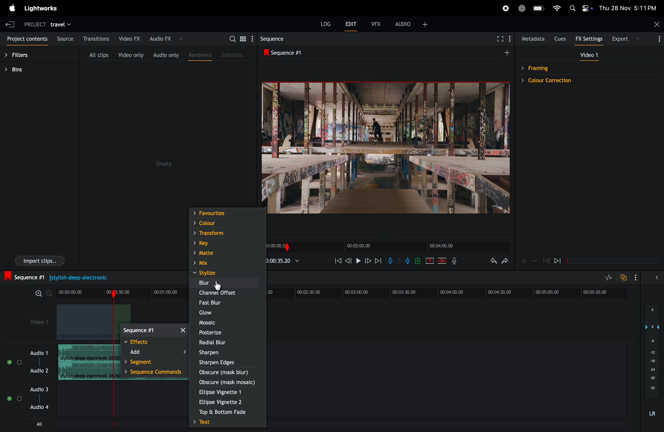 The height and width of the screenshot is (432, 664). Describe the element at coordinates (442, 262) in the screenshot. I see `delete ` at that location.